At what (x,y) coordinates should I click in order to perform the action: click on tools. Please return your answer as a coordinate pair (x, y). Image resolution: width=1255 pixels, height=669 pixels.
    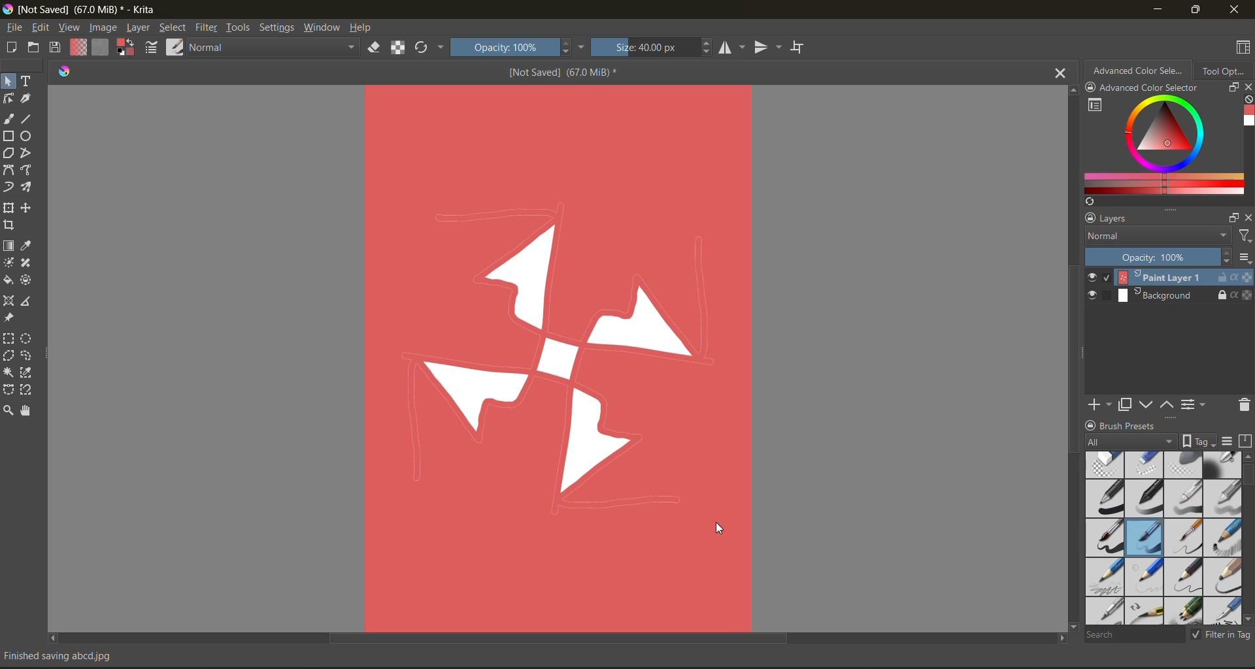
    Looking at the image, I should click on (27, 137).